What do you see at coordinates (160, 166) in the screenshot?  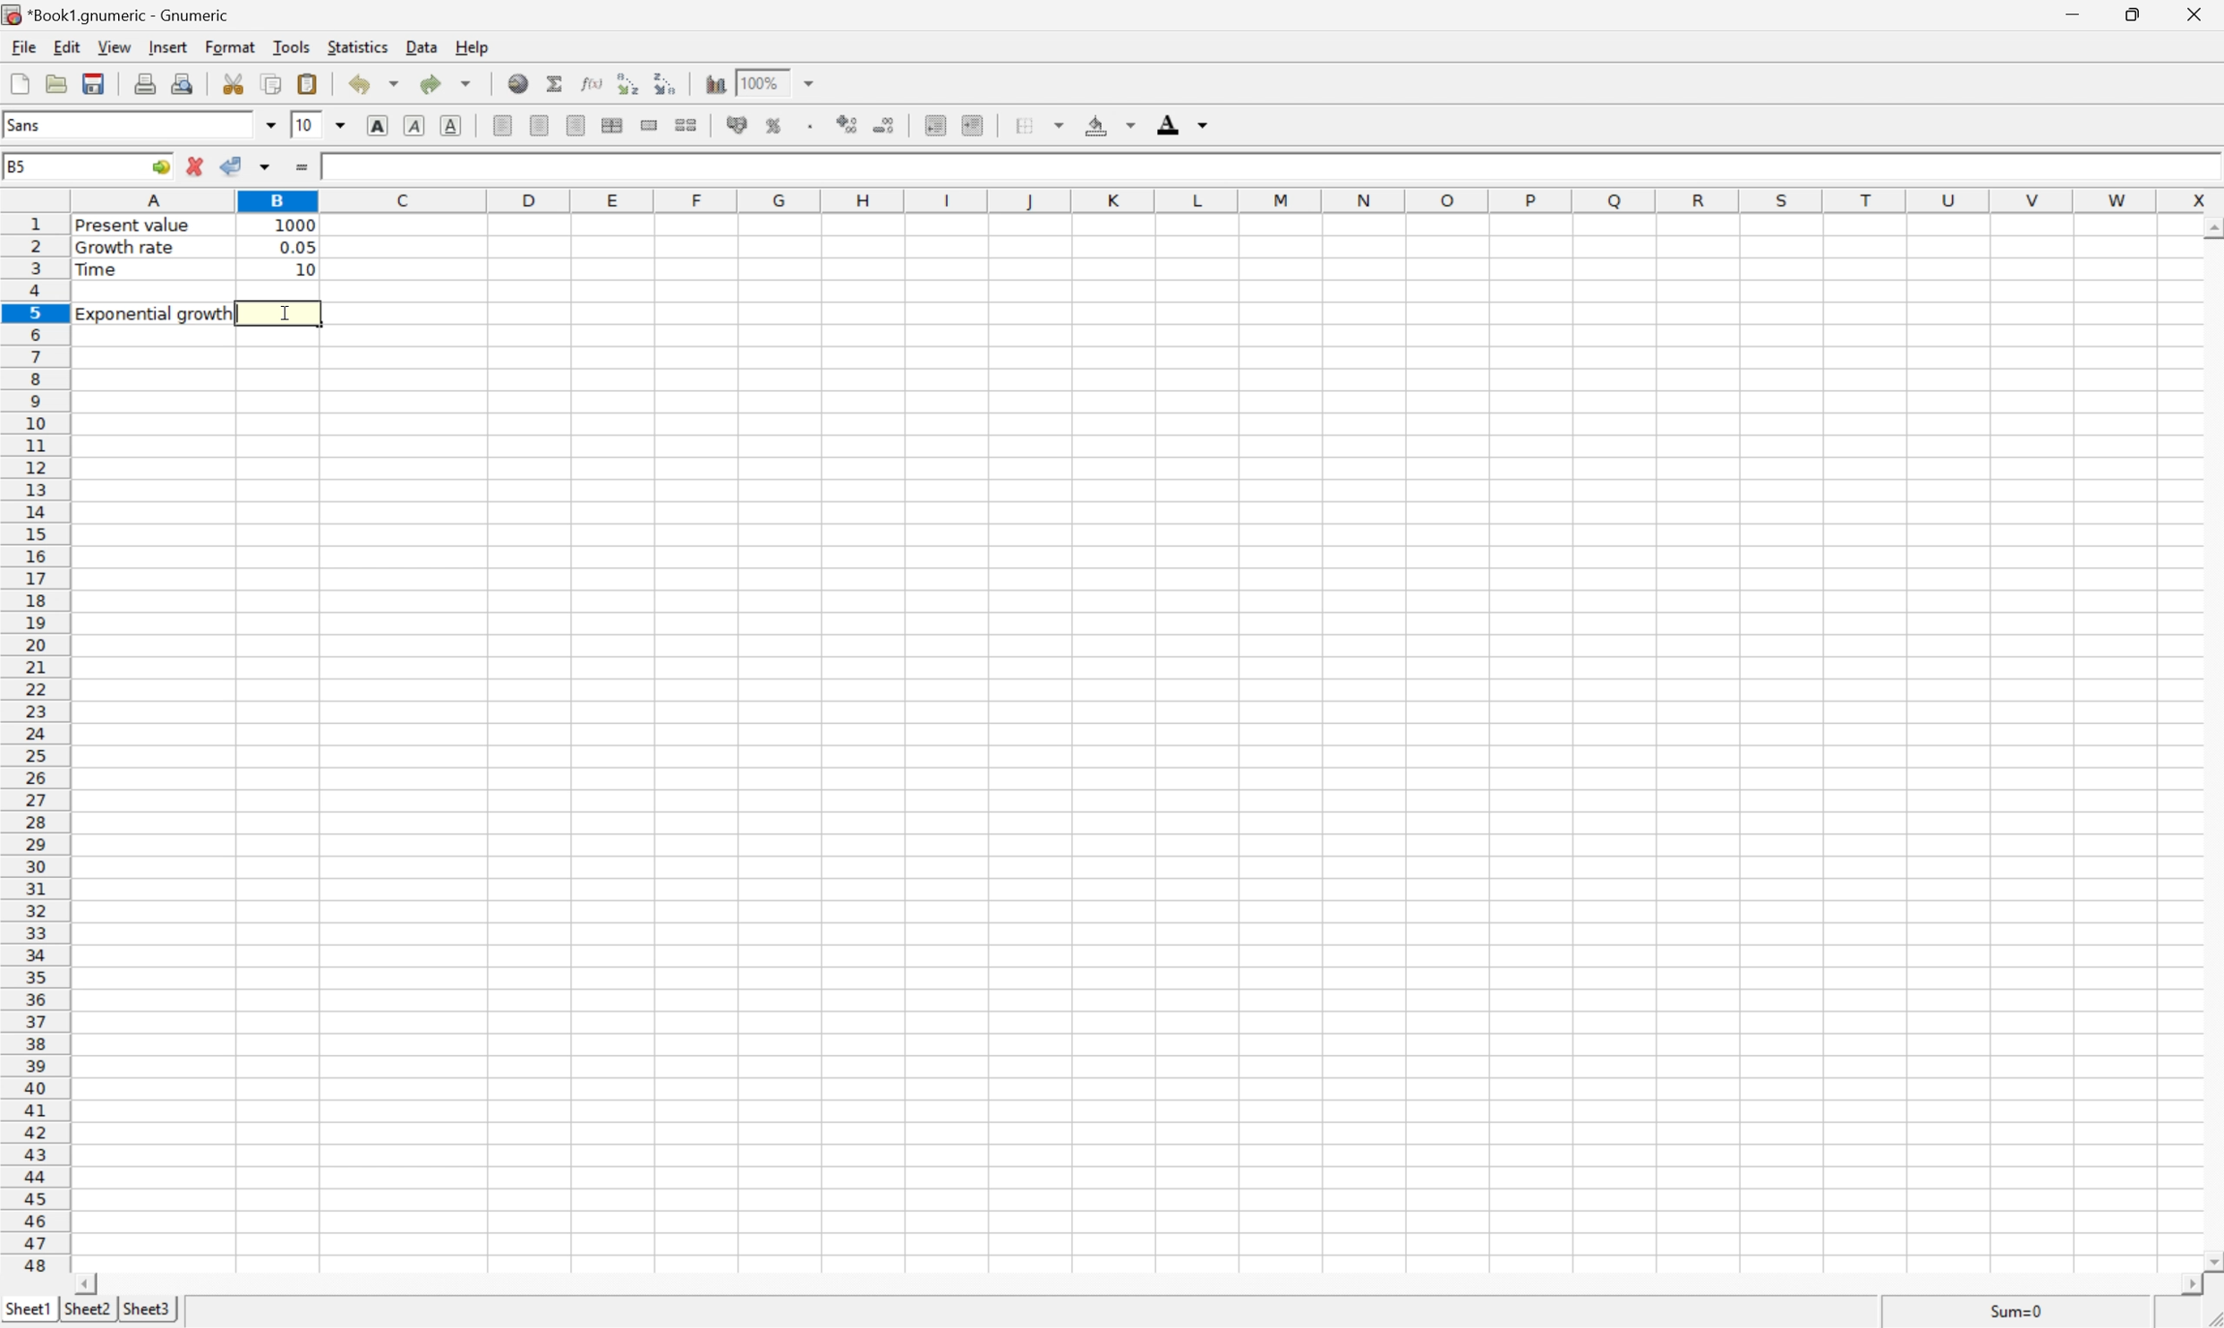 I see `Go to ...` at bounding box center [160, 166].